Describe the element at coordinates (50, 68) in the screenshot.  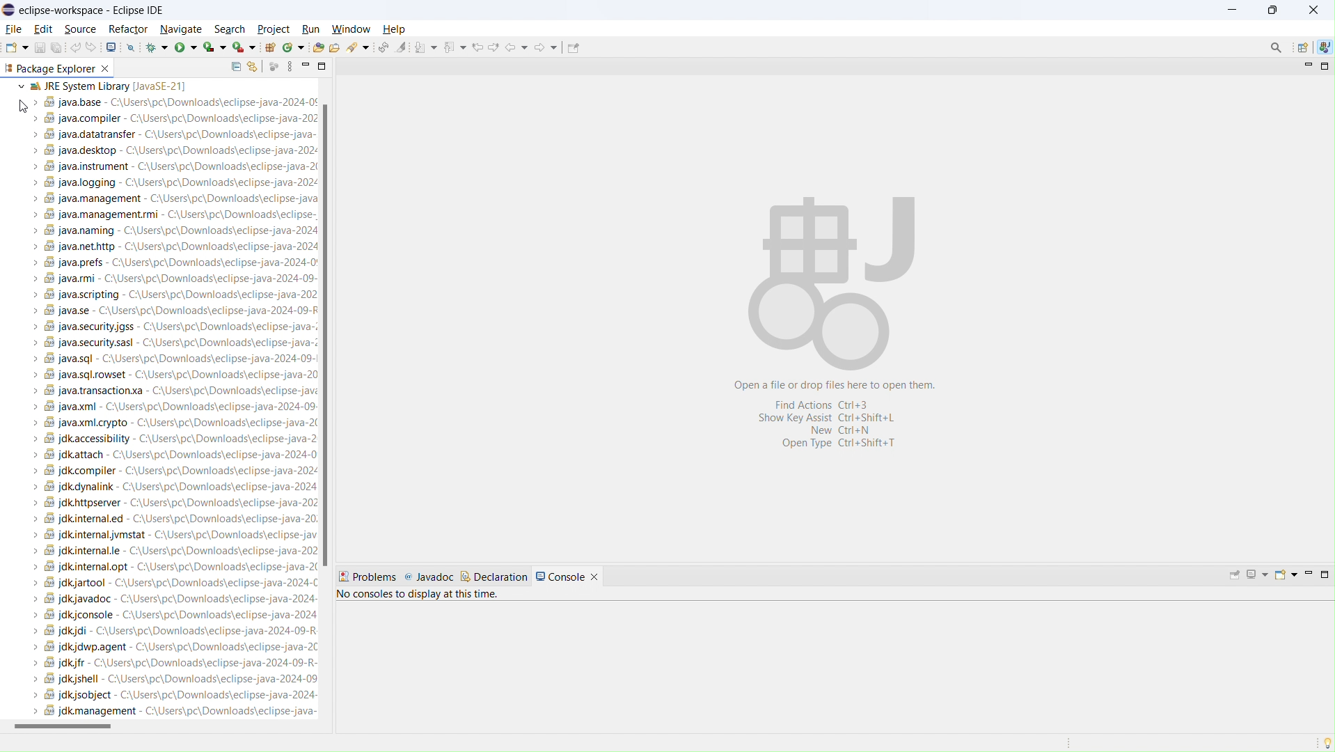
I see `package explorer` at that location.